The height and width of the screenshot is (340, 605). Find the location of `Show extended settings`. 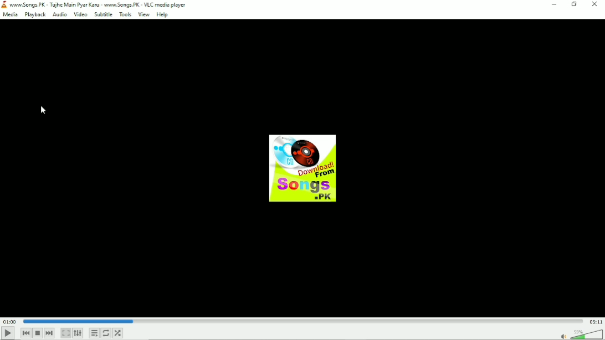

Show extended settings is located at coordinates (78, 333).